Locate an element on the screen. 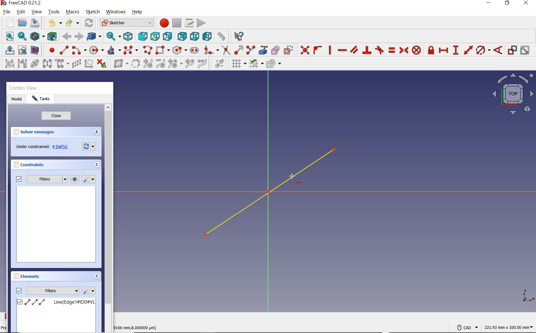 The width and height of the screenshot is (536, 333). CREATE CARBON COPY is located at coordinates (275, 49).